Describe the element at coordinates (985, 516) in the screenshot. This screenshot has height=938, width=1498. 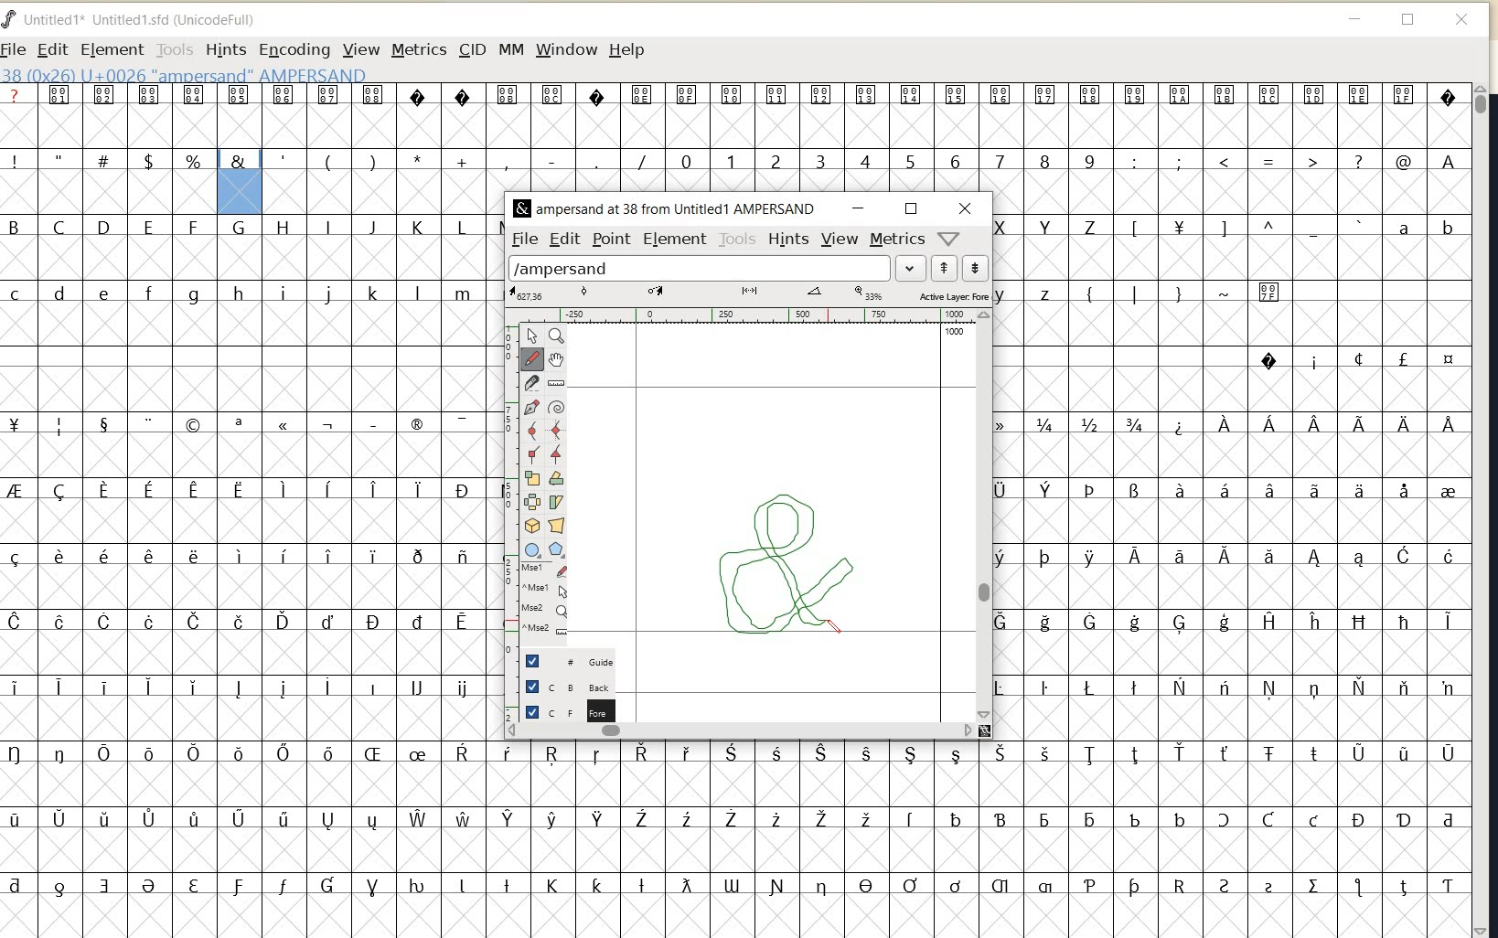
I see `SCROLLBAR` at that location.